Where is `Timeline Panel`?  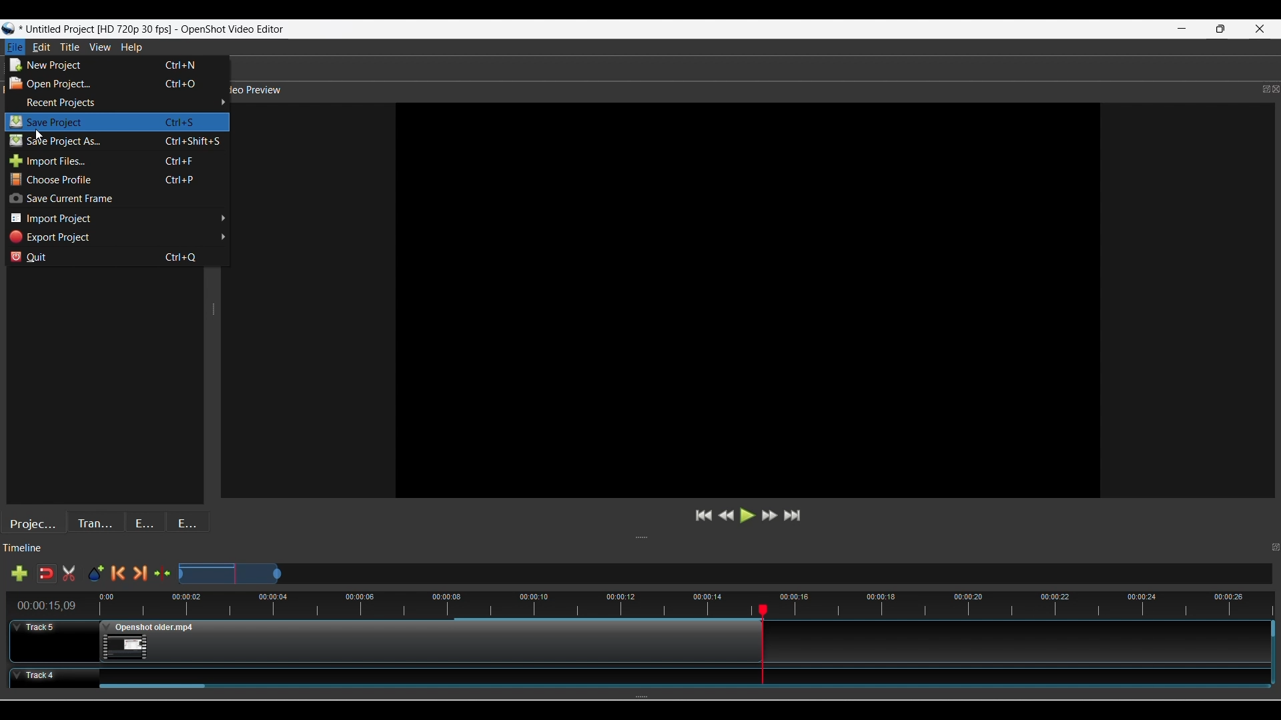 Timeline Panel is located at coordinates (628, 551).